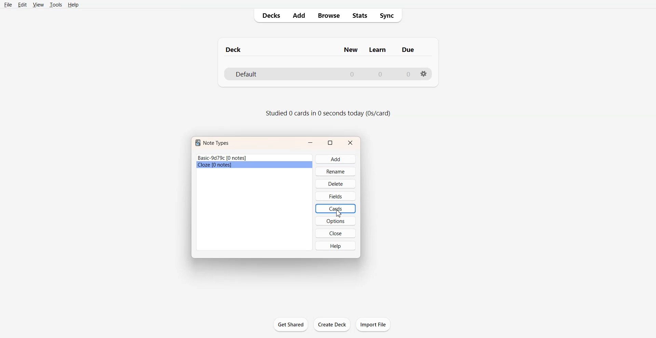  I want to click on Edit, so click(22, 4).